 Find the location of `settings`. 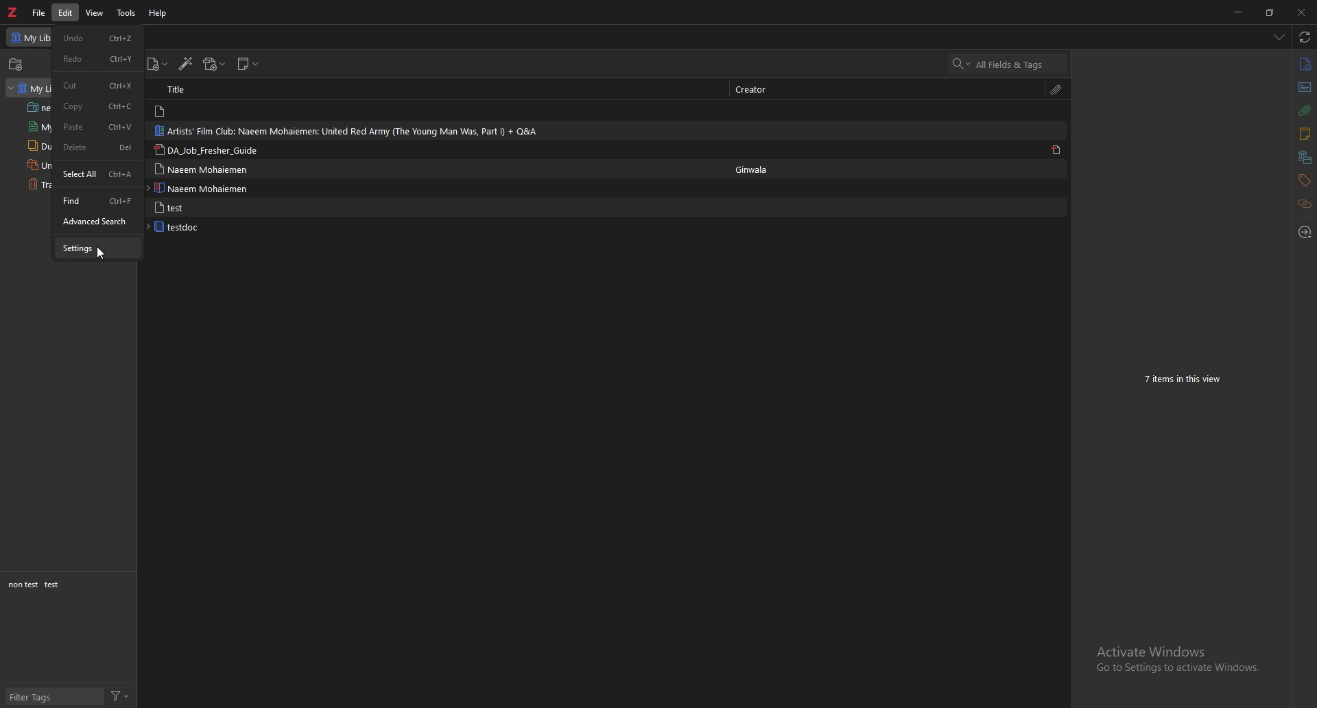

settings is located at coordinates (99, 248).